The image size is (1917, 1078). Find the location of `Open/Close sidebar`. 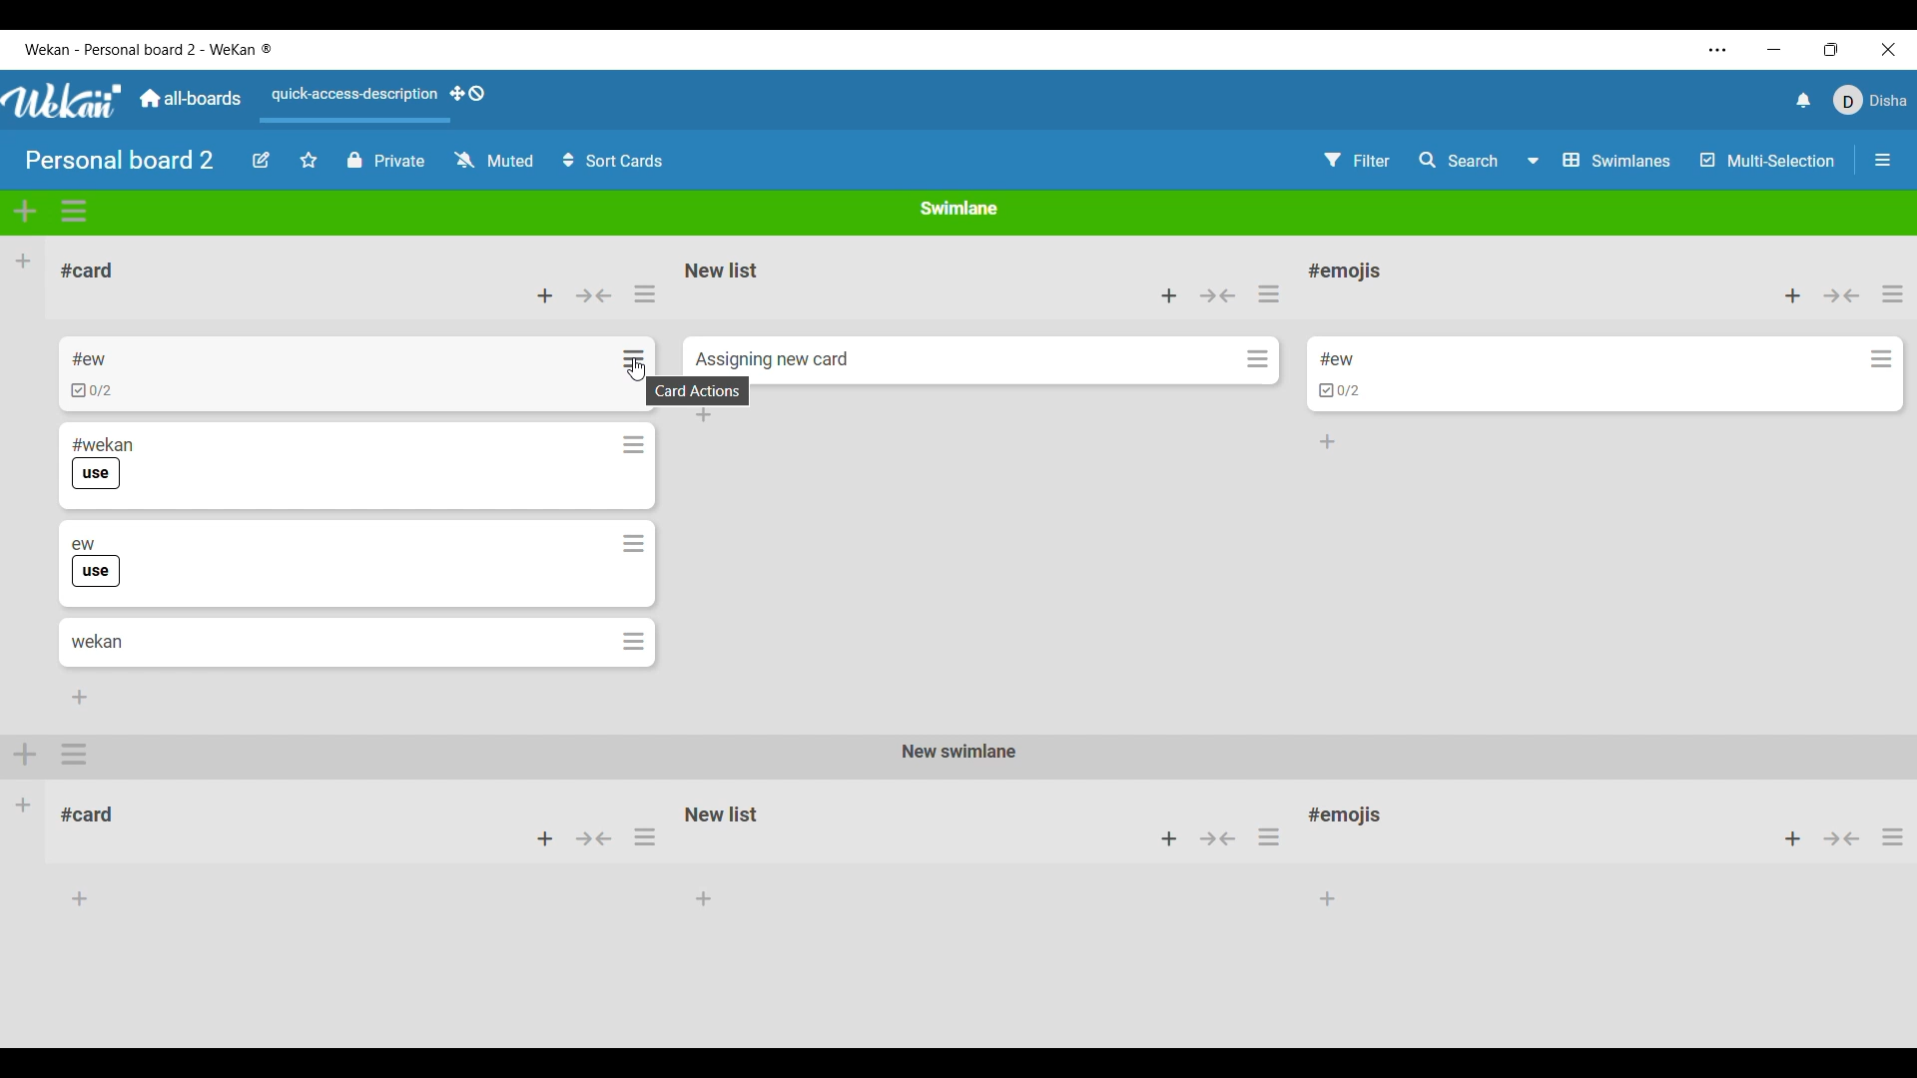

Open/Close sidebar is located at coordinates (1883, 160).